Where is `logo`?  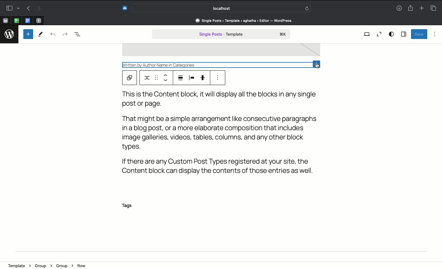 logo is located at coordinates (10, 33).